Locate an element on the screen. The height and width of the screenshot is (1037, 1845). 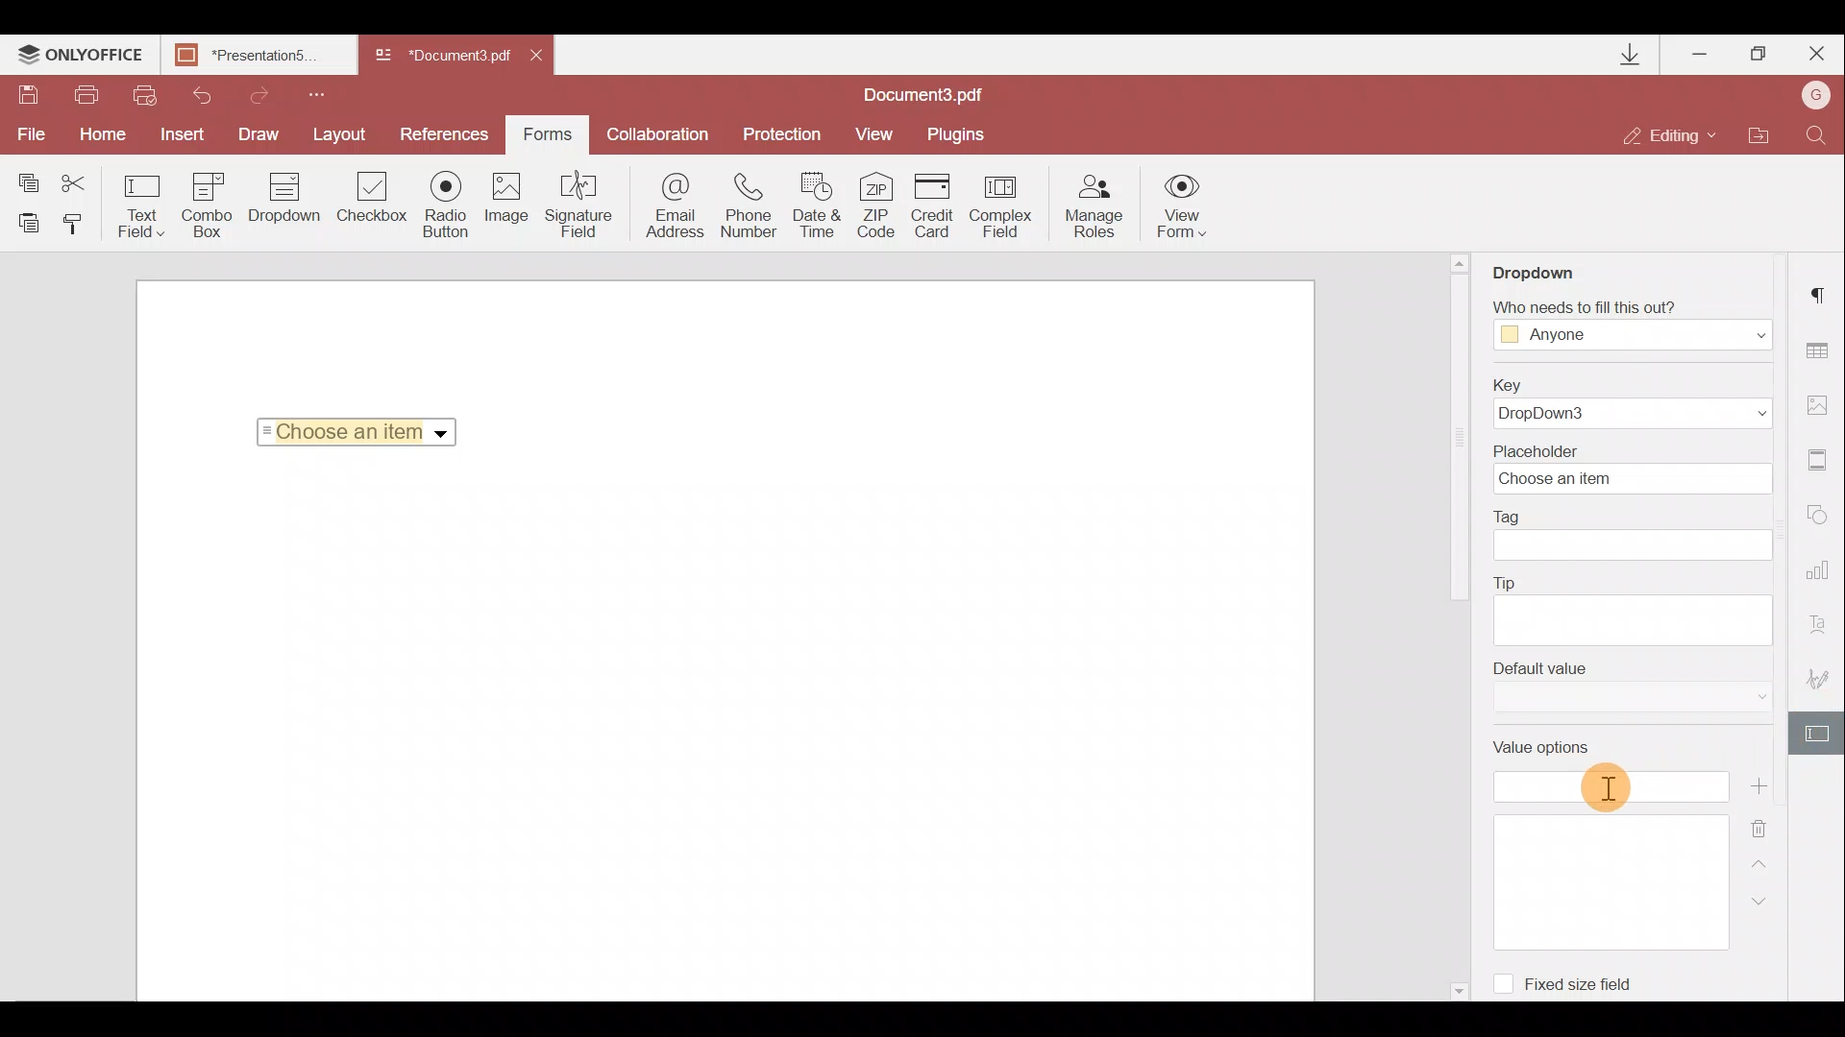
Text Art settings is located at coordinates (1824, 622).